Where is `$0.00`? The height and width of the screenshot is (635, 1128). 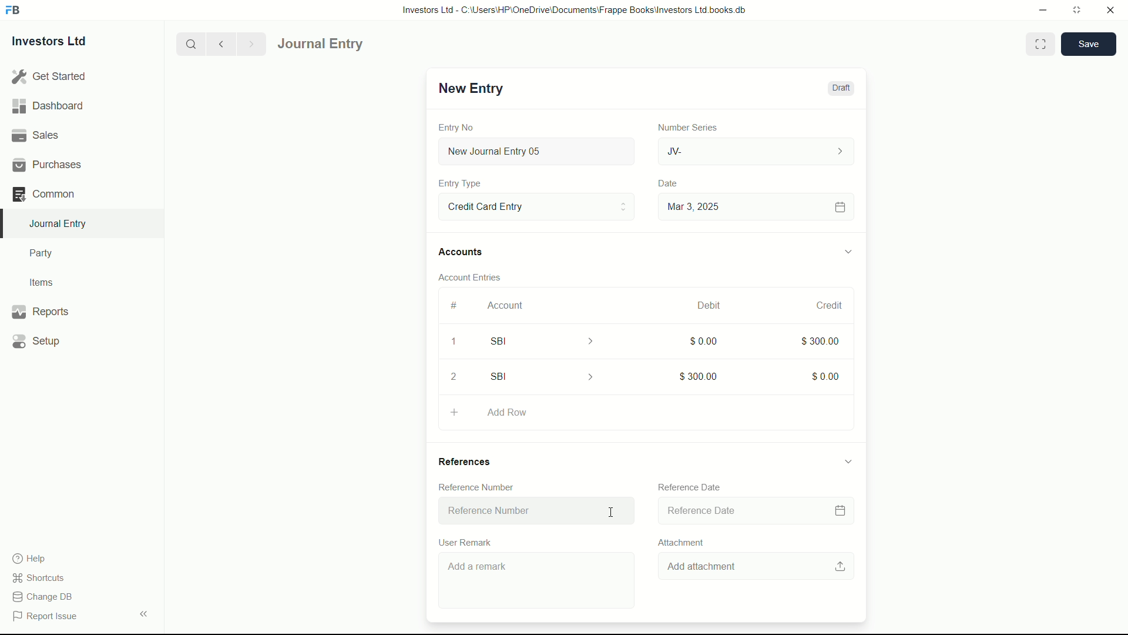
$0.00 is located at coordinates (824, 375).